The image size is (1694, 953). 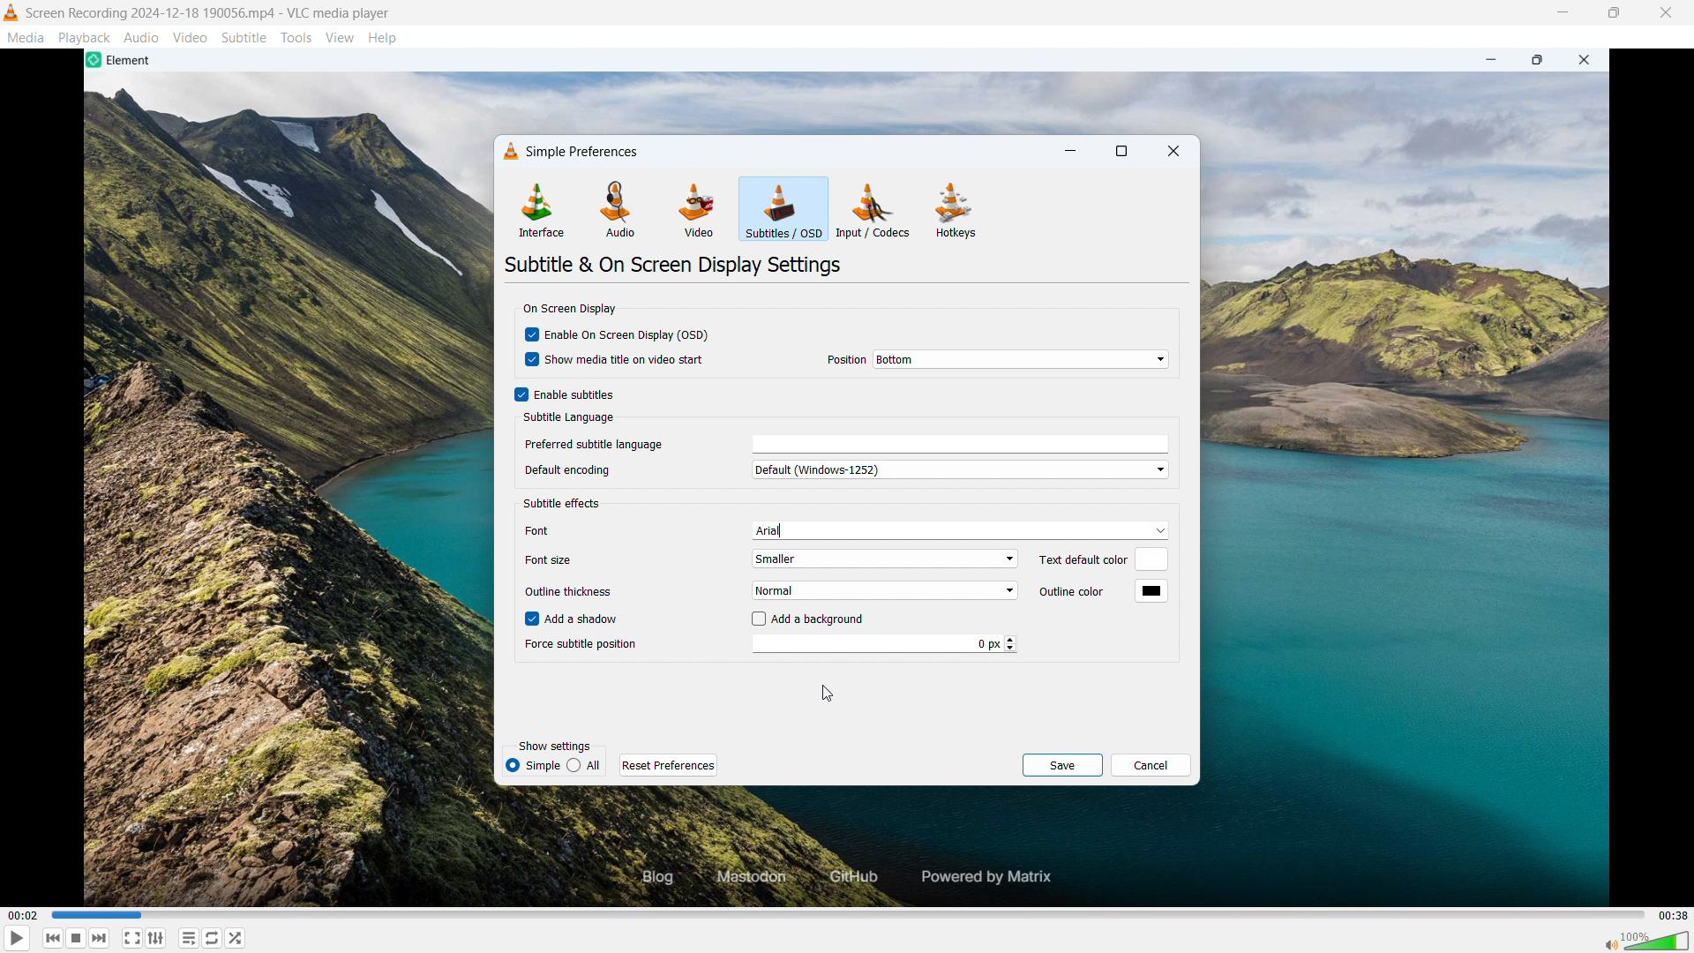 What do you see at coordinates (188, 937) in the screenshot?
I see `toggle playlist` at bounding box center [188, 937].